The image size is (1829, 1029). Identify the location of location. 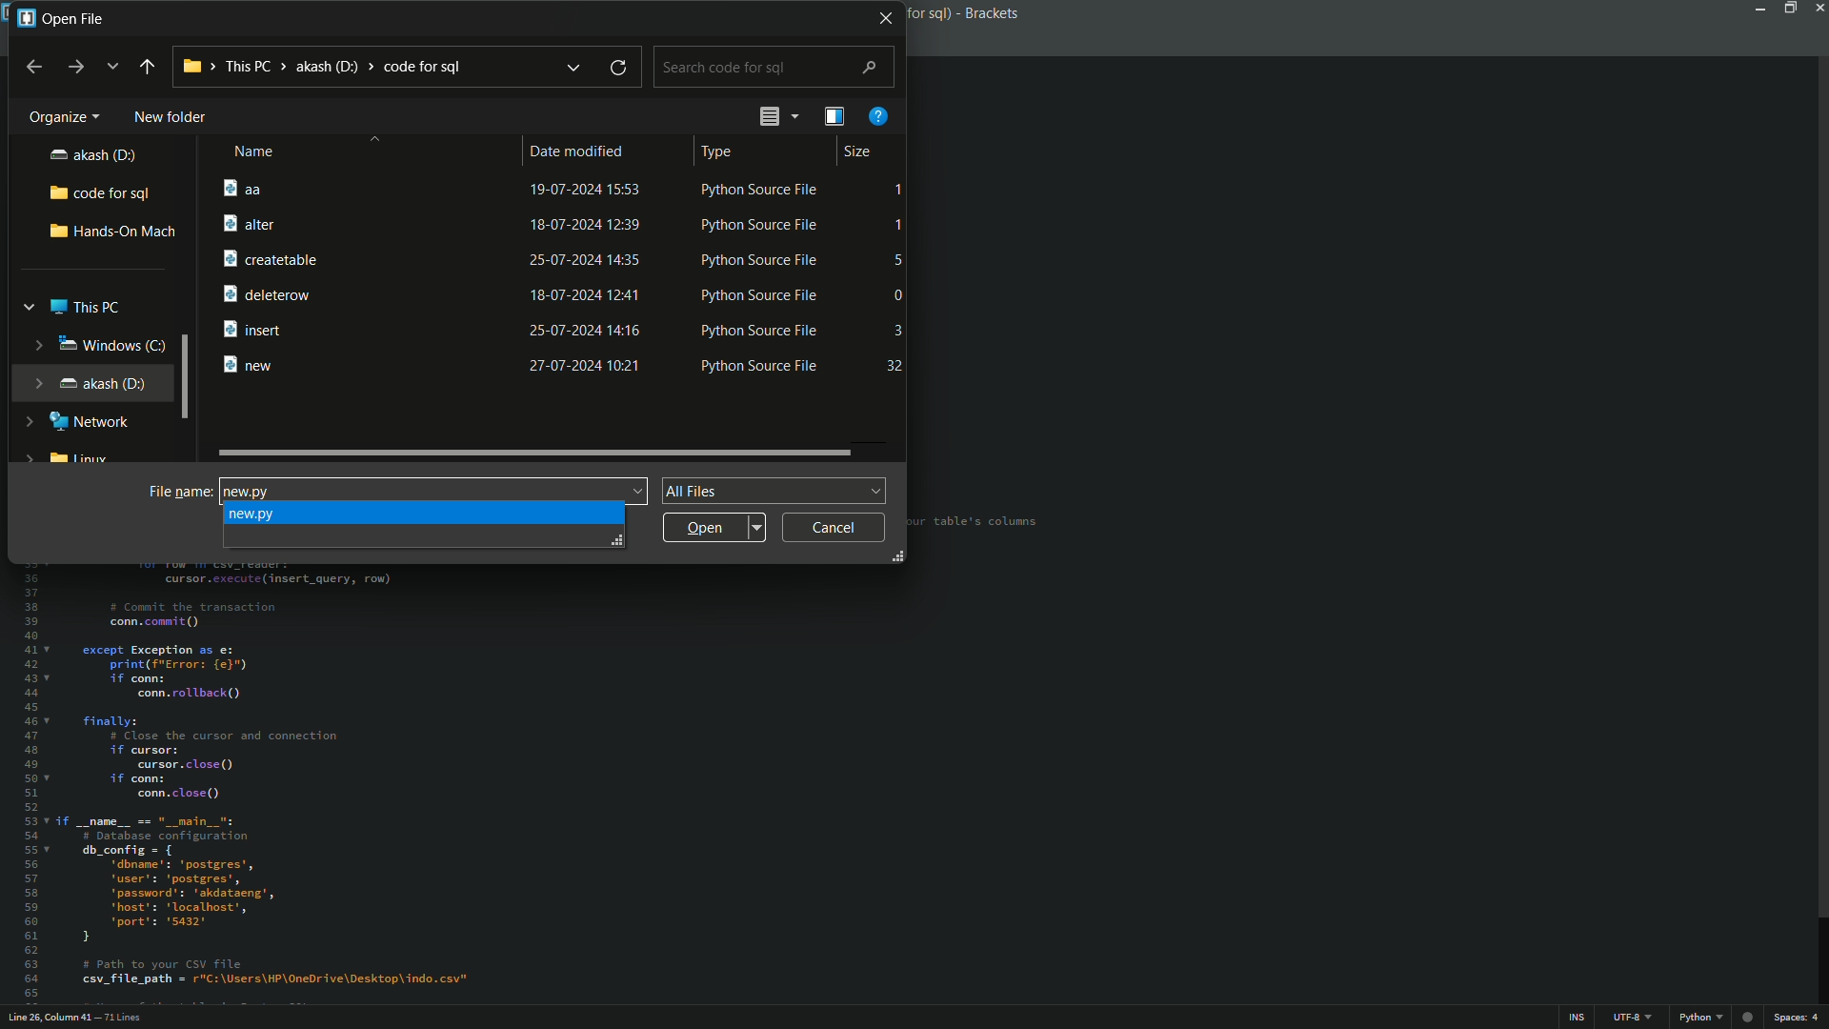
(322, 67).